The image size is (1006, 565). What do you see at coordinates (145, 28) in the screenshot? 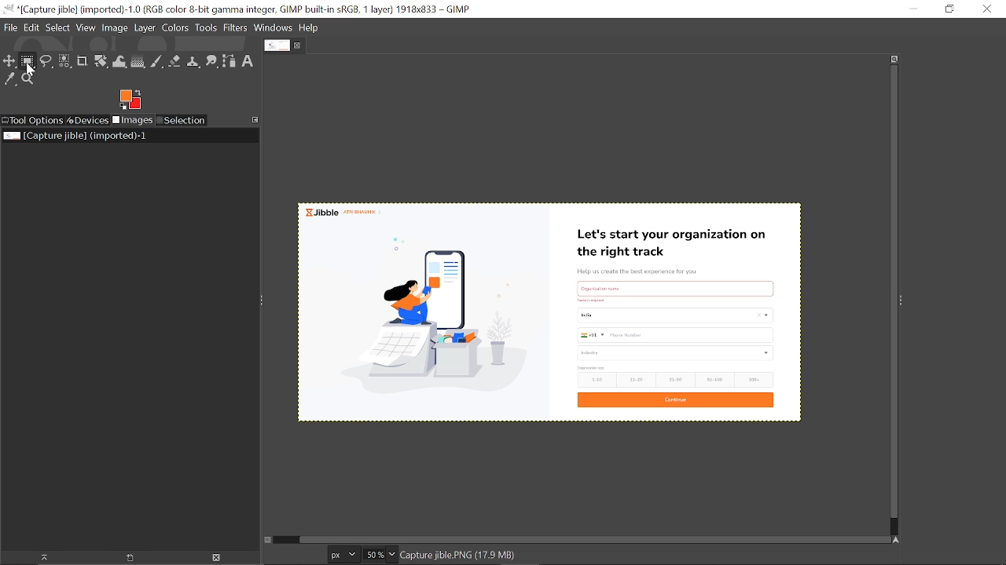
I see `Layer` at bounding box center [145, 28].